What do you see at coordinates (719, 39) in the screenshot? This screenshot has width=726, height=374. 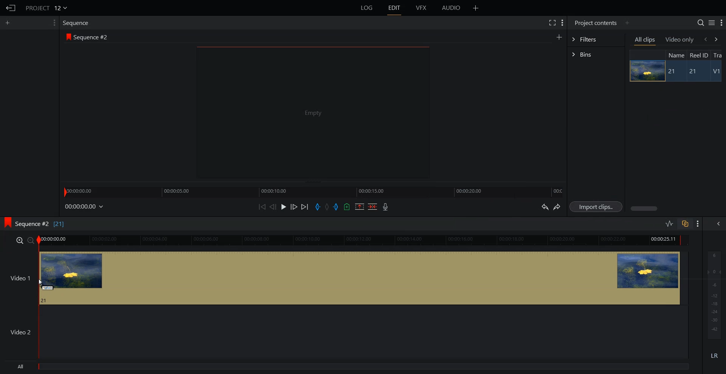 I see `forward` at bounding box center [719, 39].